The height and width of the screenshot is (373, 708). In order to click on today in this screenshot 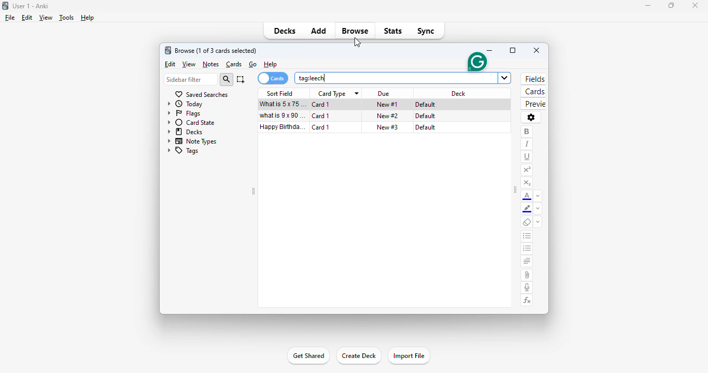, I will do `click(186, 104)`.